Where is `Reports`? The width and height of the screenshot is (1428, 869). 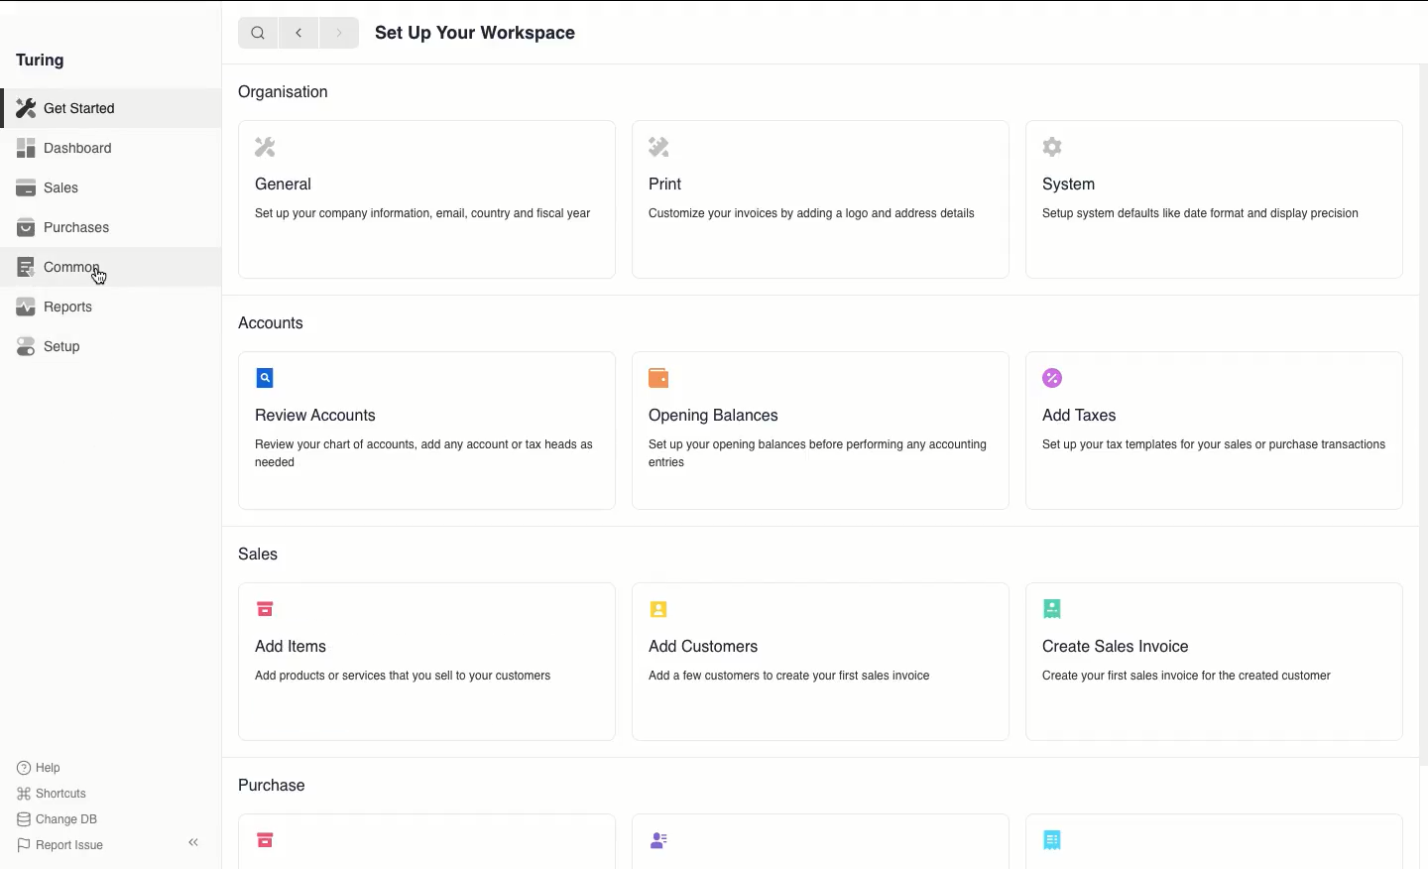
Reports is located at coordinates (68, 307).